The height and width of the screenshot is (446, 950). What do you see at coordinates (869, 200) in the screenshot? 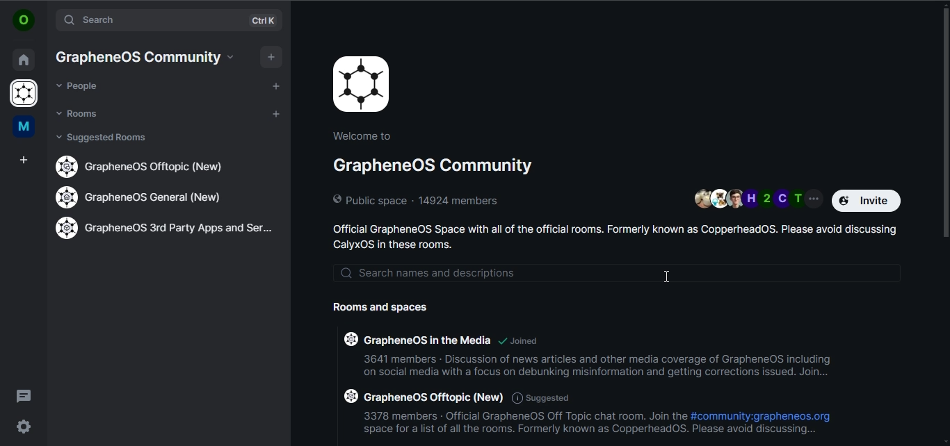
I see `invite` at bounding box center [869, 200].